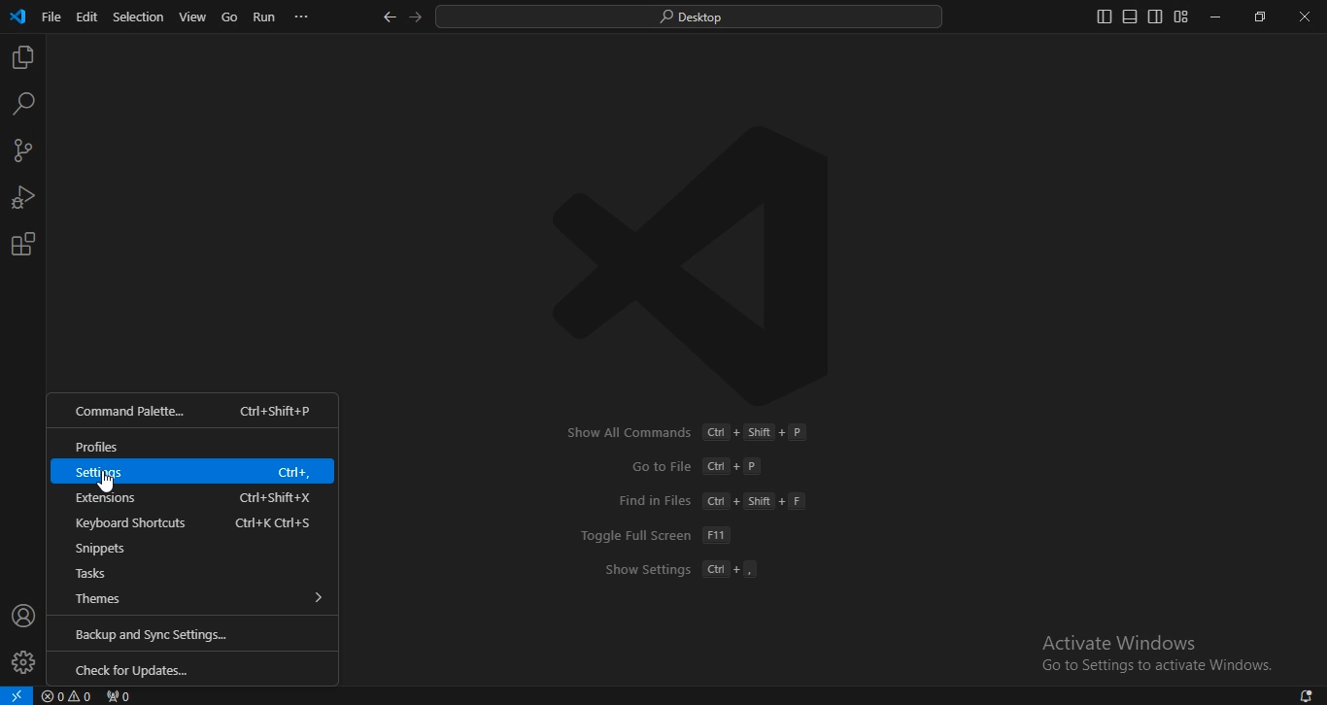 Image resolution: width=1327 pixels, height=705 pixels. What do you see at coordinates (1129, 17) in the screenshot?
I see `toggle panel` at bounding box center [1129, 17].